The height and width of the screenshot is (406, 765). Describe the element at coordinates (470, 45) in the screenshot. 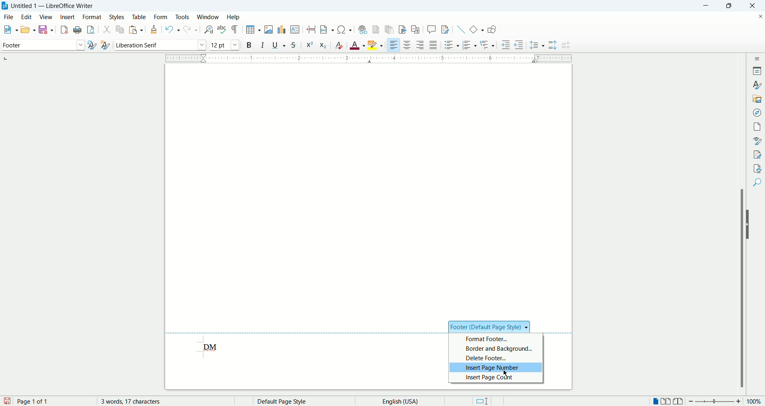

I see `ordered list` at that location.